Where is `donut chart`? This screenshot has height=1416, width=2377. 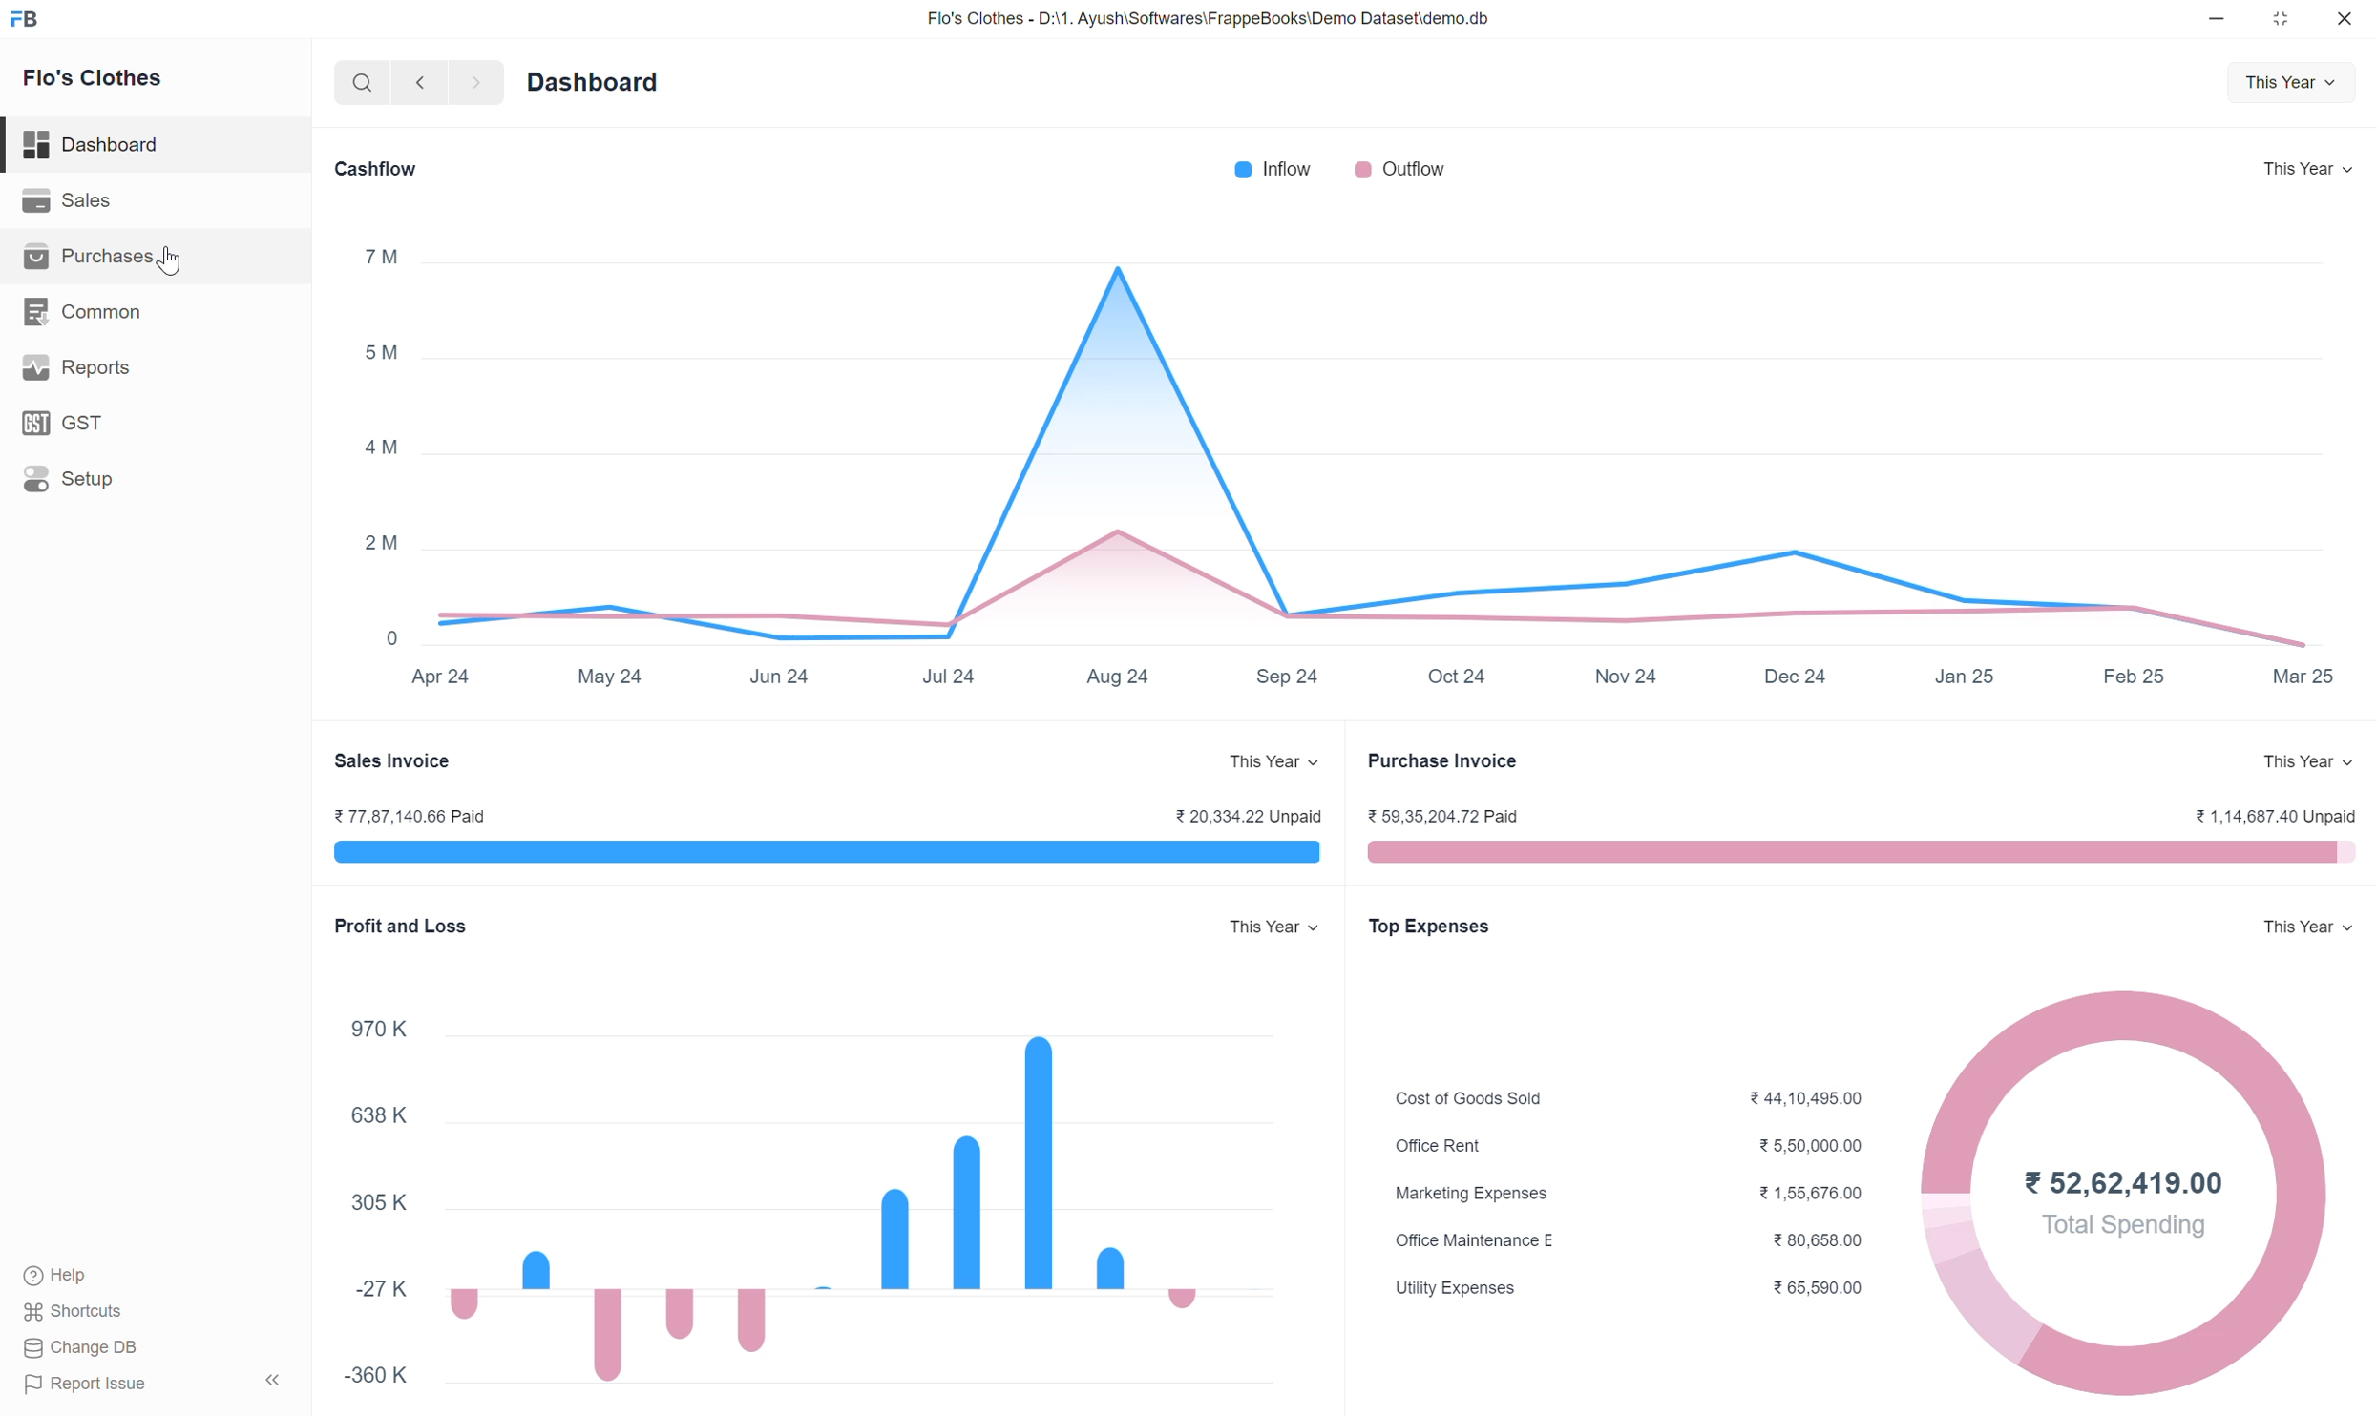 donut chart is located at coordinates (2127, 1072).